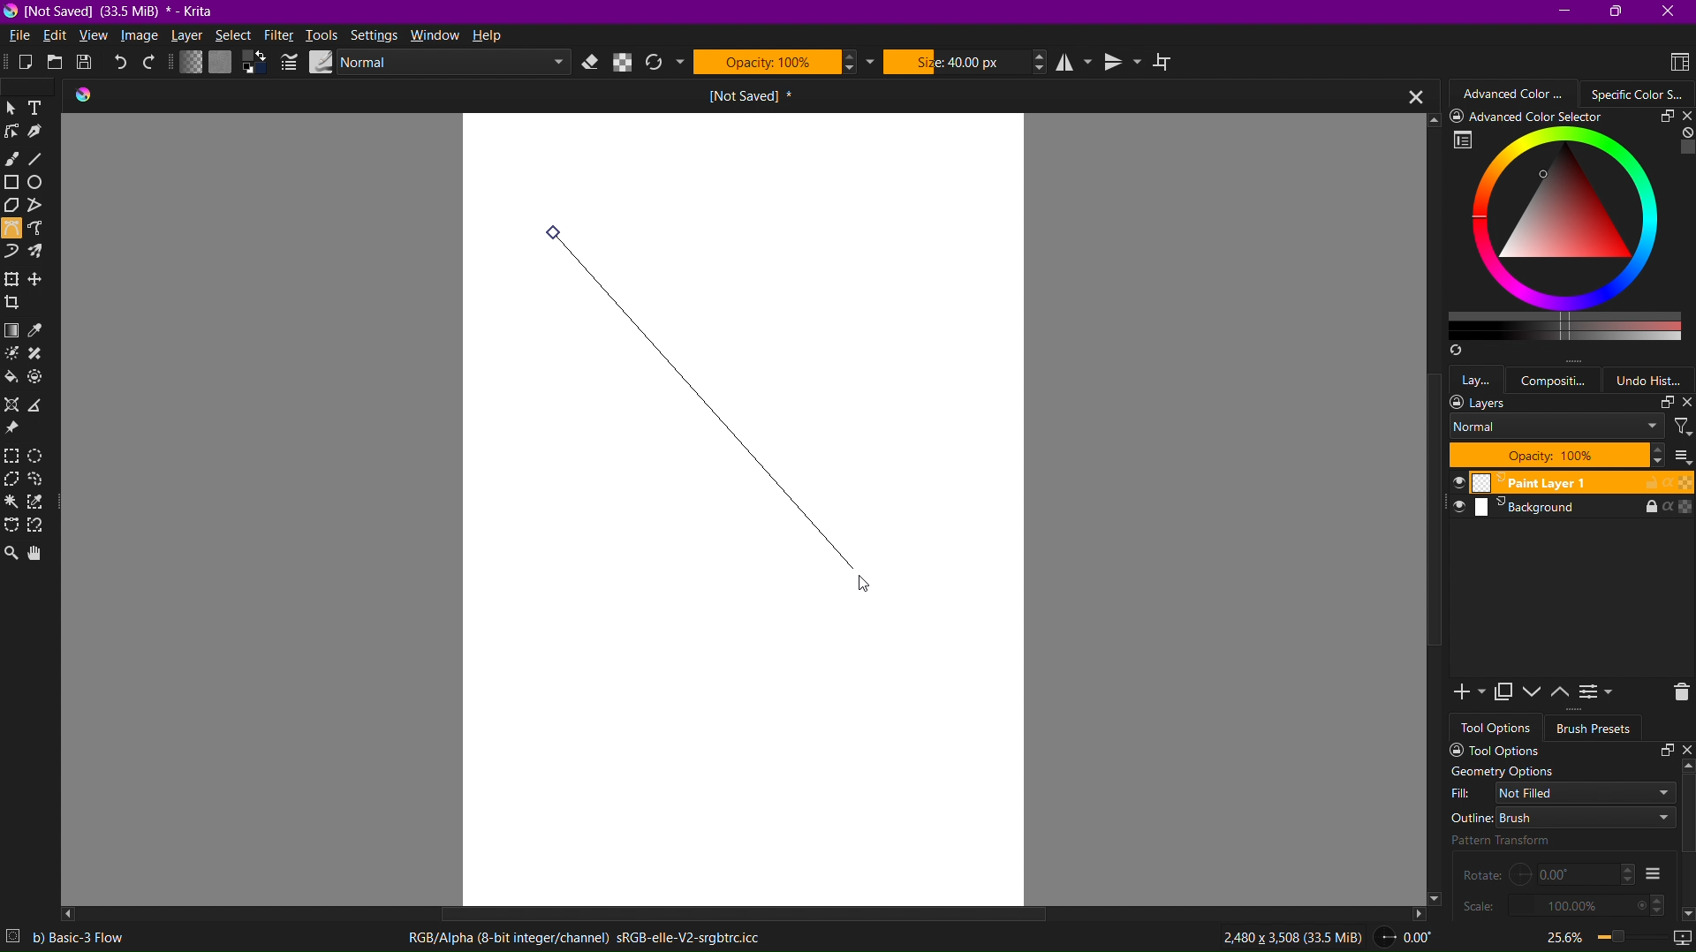 Image resolution: width=1696 pixels, height=952 pixels. I want to click on Colorize Mask Tool, so click(14, 356).